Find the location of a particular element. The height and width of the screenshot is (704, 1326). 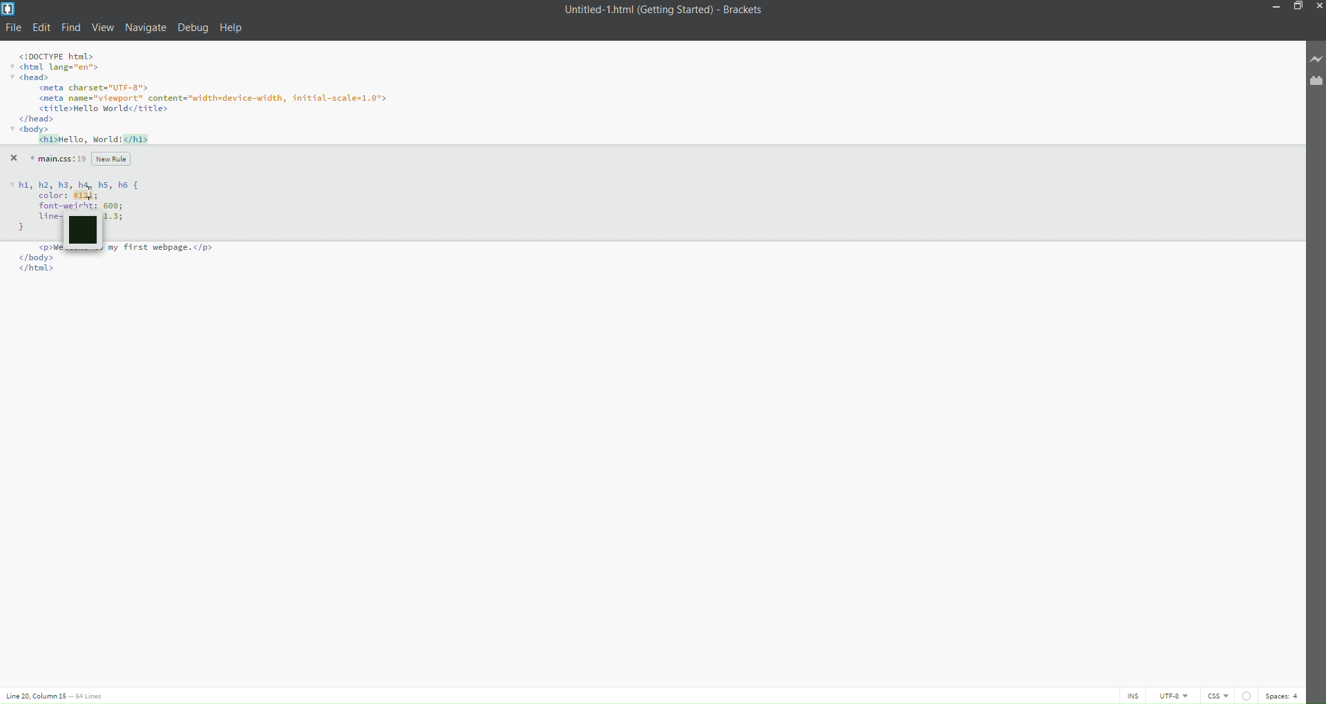

color is located at coordinates (86, 233).